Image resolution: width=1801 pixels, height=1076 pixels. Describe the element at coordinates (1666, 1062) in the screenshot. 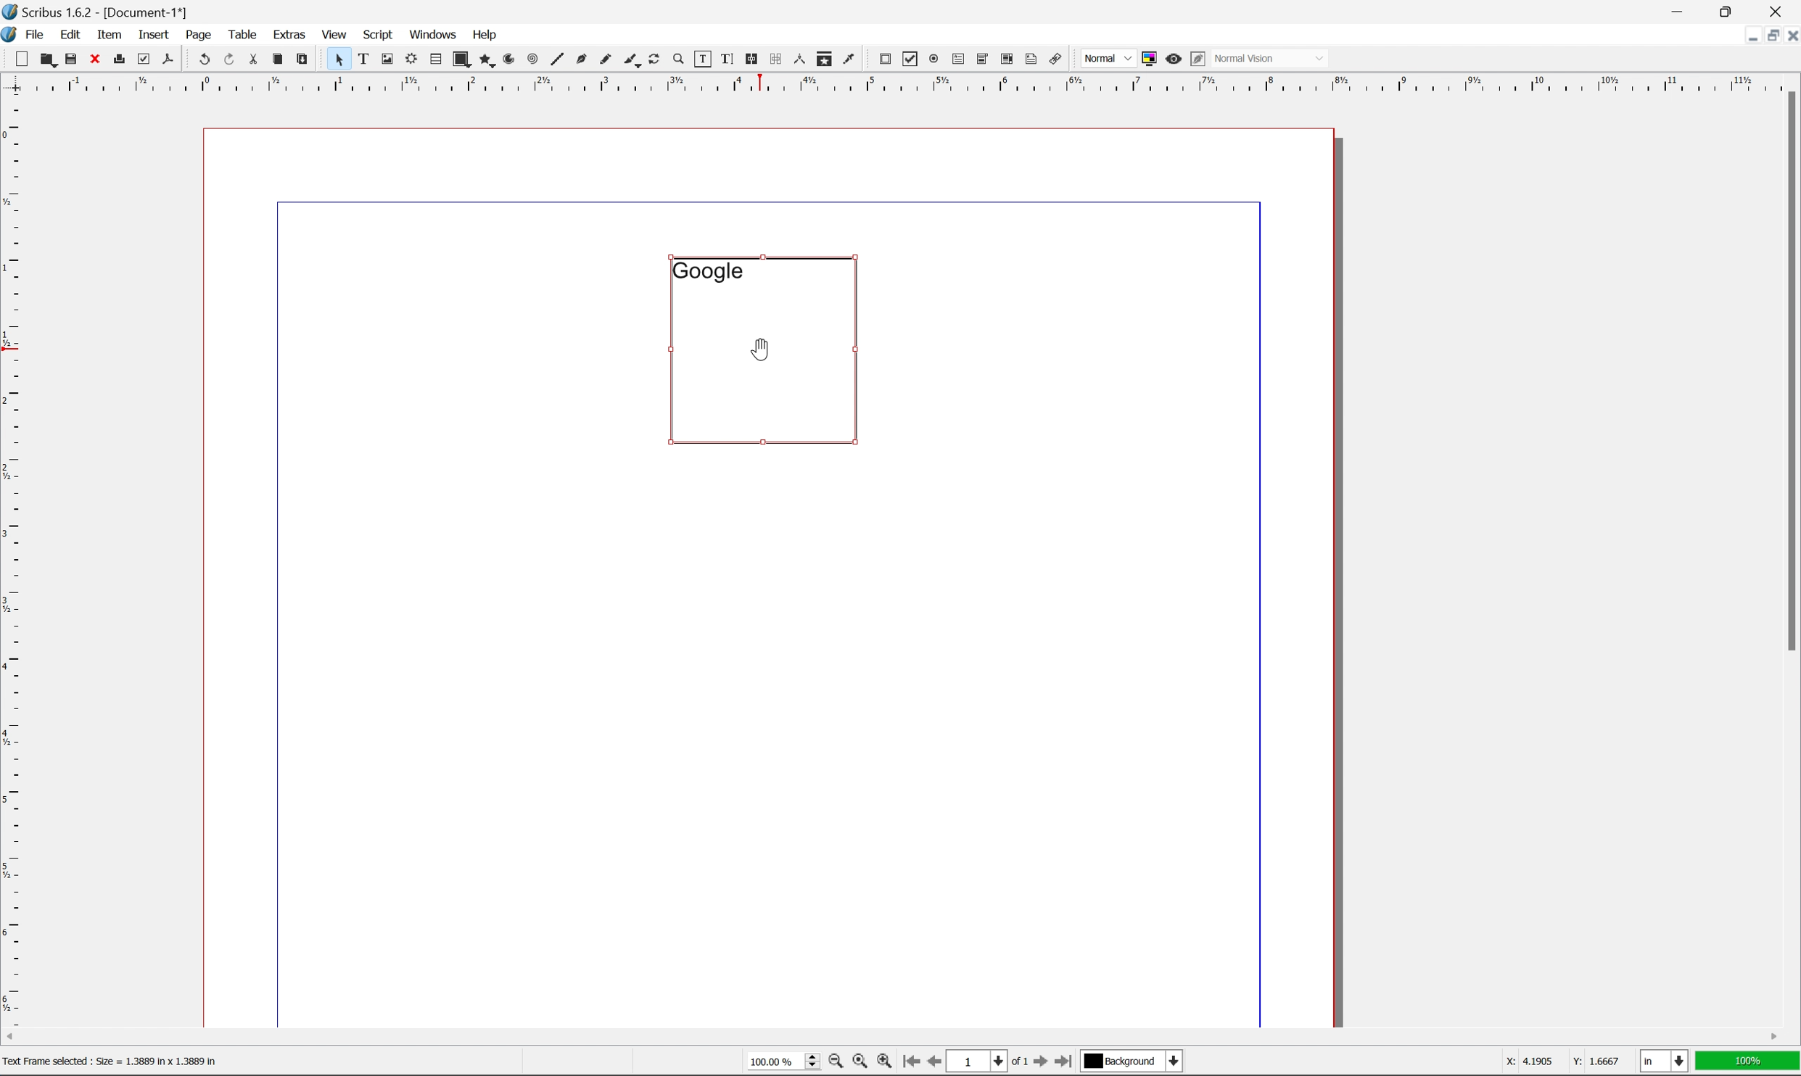

I see `select current unit` at that location.